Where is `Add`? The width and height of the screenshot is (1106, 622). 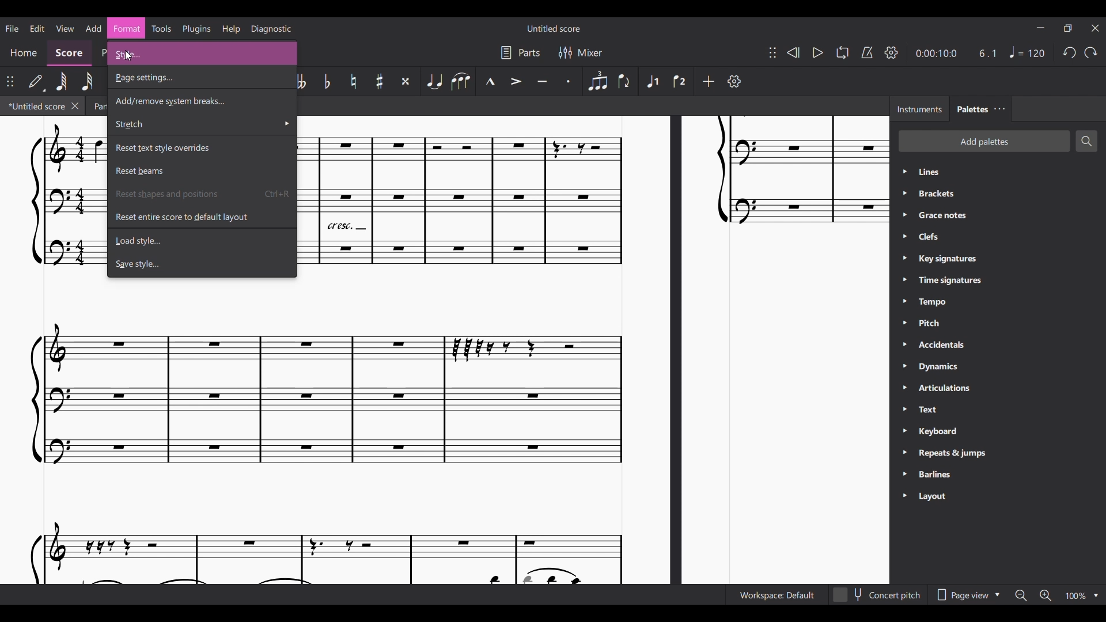
Add is located at coordinates (709, 82).